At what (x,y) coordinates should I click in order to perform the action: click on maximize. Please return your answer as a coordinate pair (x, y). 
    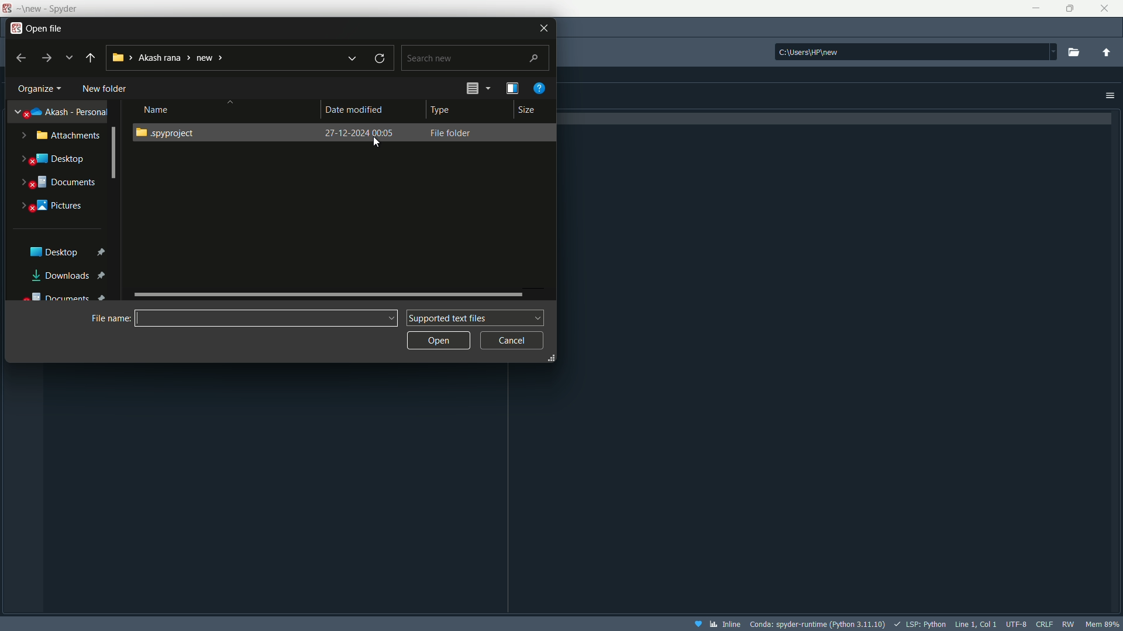
    Looking at the image, I should click on (1073, 8).